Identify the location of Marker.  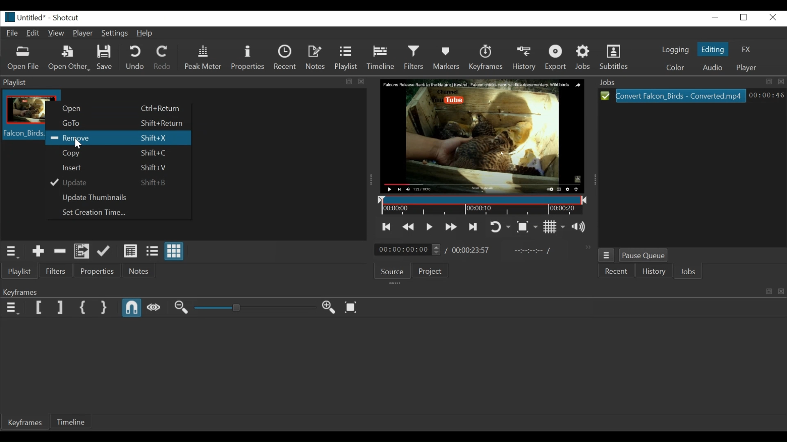
(446, 59).